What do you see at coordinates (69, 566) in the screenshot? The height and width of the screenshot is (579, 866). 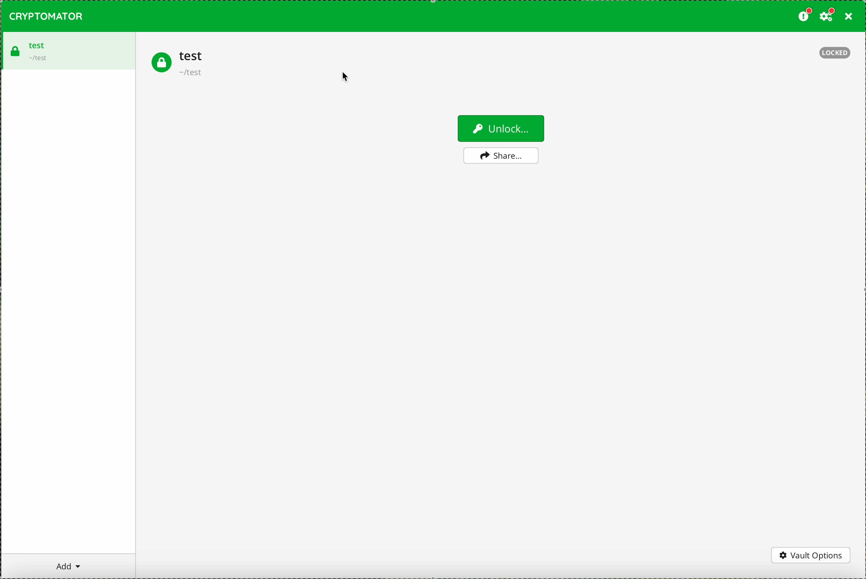 I see `add` at bounding box center [69, 566].